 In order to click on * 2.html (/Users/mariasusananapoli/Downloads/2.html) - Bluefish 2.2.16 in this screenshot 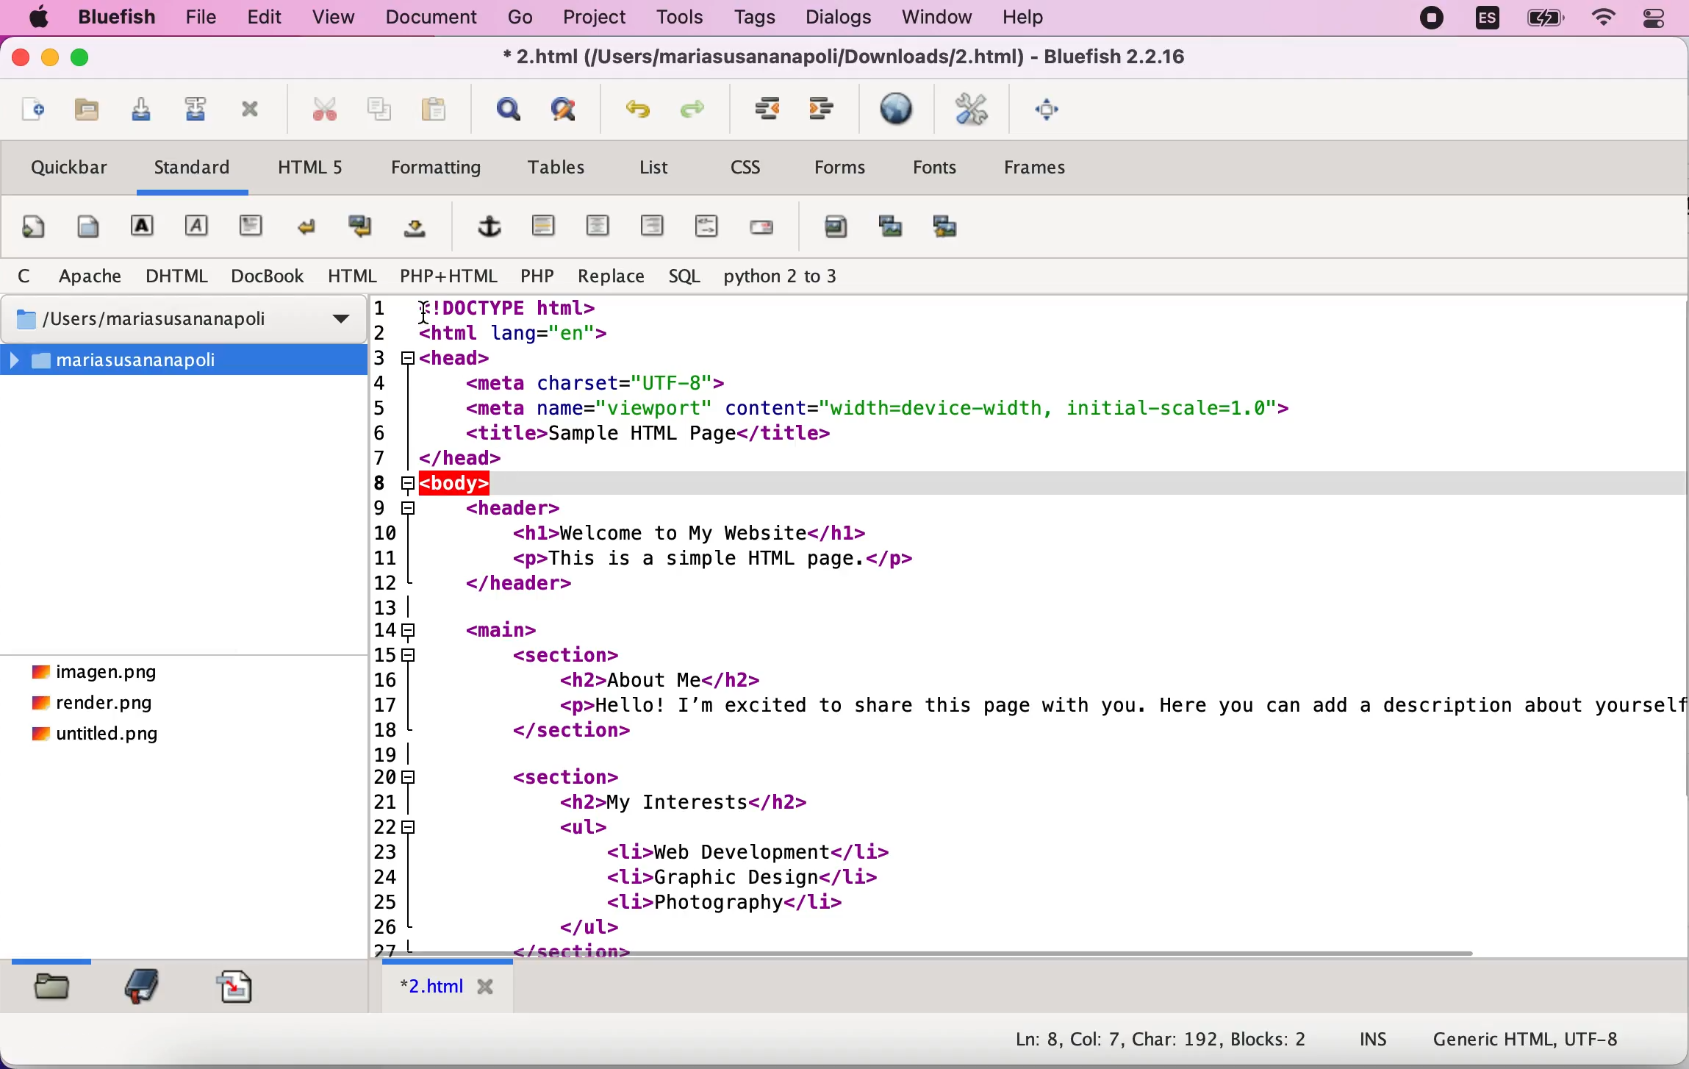, I will do `click(850, 60)`.